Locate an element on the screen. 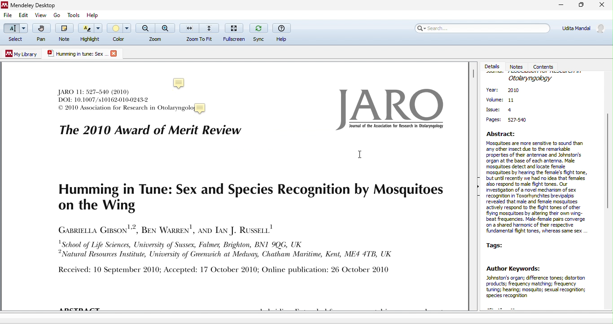 The width and height of the screenshot is (613, 324). note is located at coordinates (63, 32).